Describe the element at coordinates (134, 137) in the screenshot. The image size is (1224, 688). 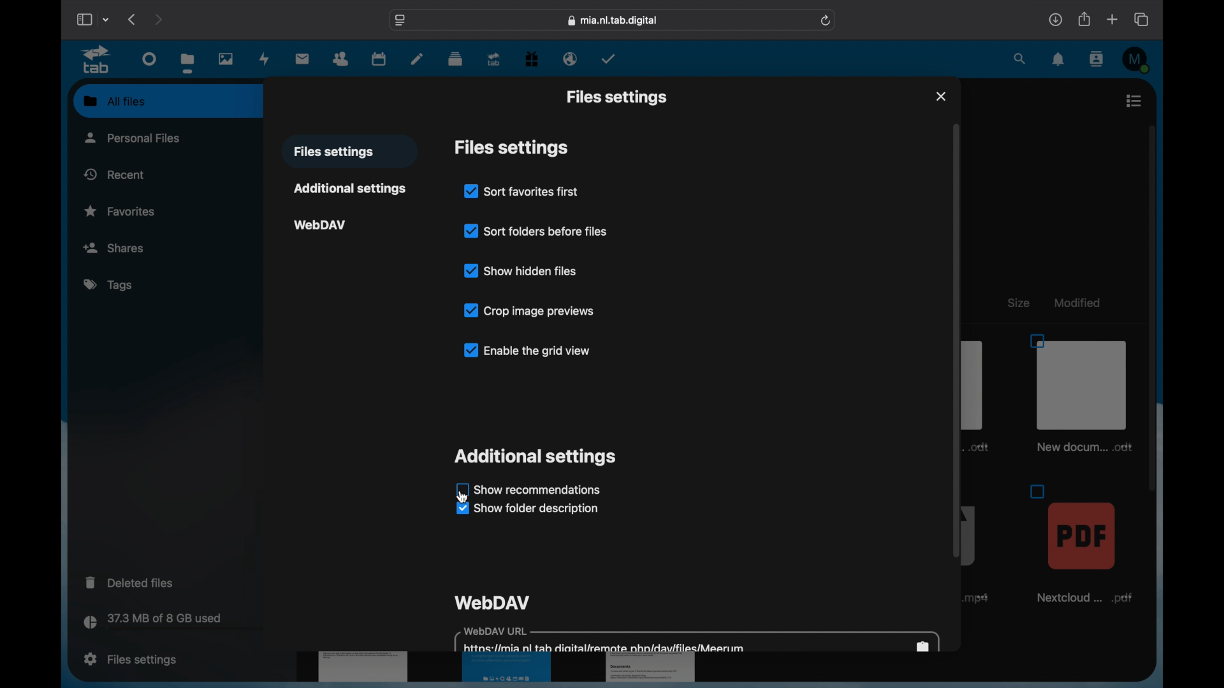
I see `personal files` at that location.